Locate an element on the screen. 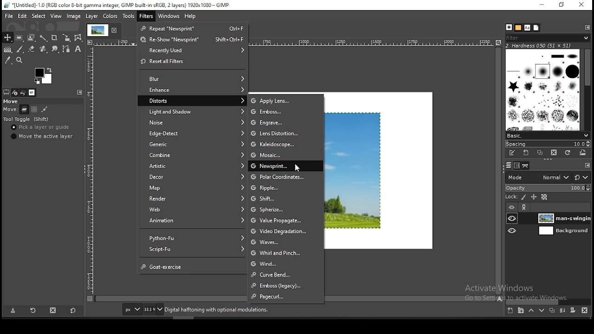 The width and height of the screenshot is (594, 334). edit is located at coordinates (22, 17).